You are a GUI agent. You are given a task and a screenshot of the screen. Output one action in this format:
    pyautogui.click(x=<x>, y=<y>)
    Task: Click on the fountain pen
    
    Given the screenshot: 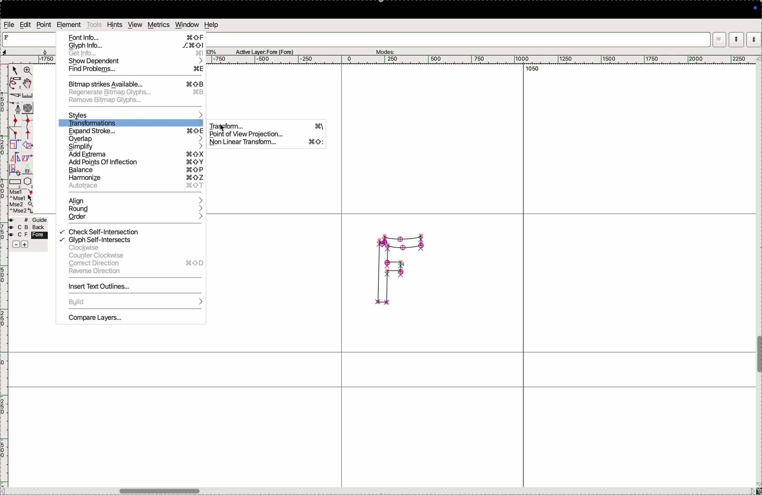 What is the action you would take?
    pyautogui.click(x=18, y=109)
    